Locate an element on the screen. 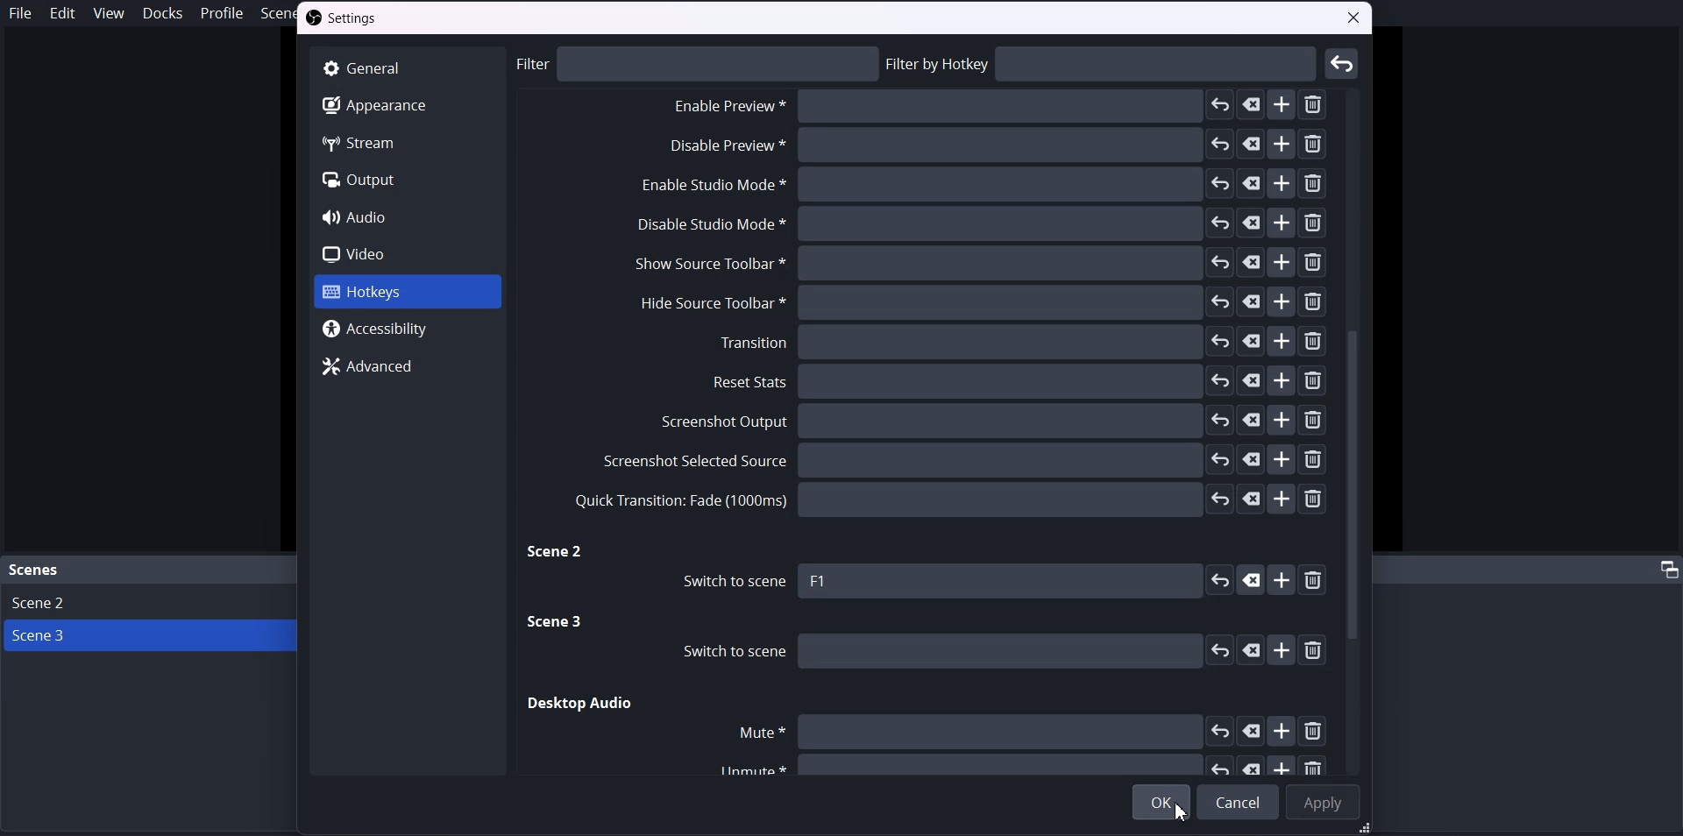 Image resolution: width=1683 pixels, height=836 pixels. Docks is located at coordinates (162, 13).